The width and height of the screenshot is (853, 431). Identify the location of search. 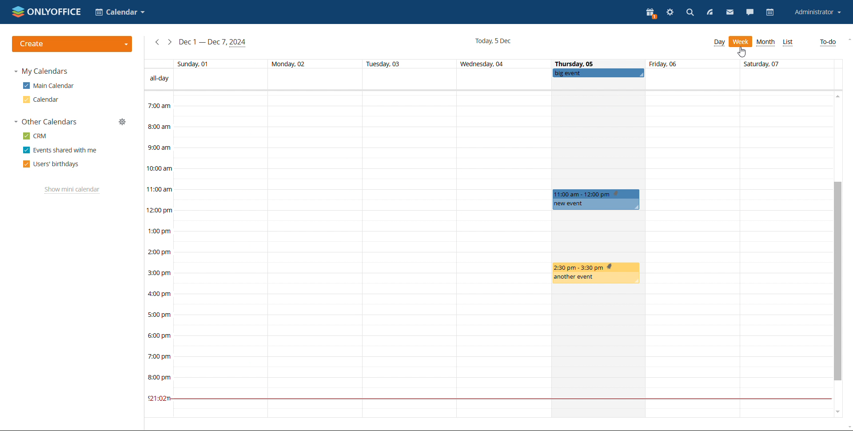
(689, 12).